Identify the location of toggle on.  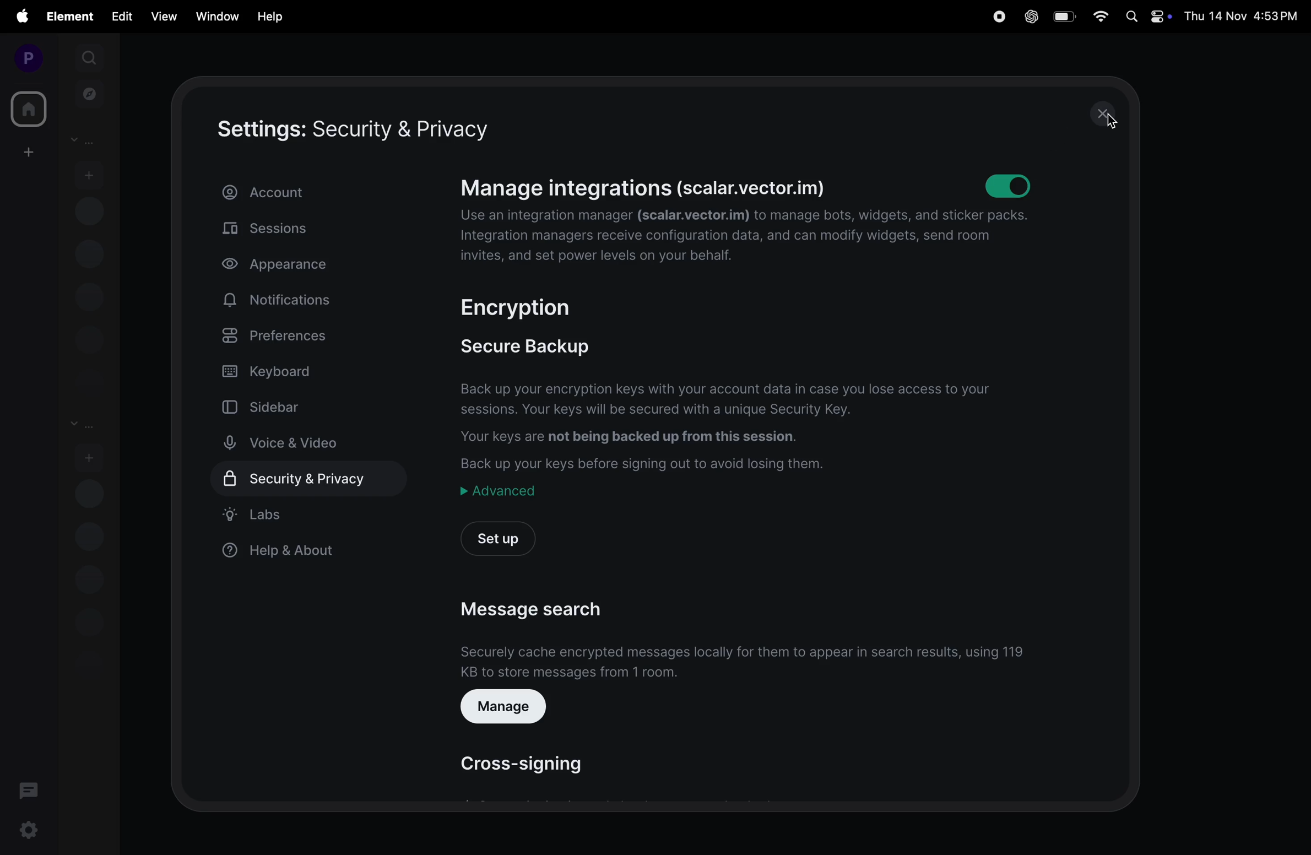
(1011, 186).